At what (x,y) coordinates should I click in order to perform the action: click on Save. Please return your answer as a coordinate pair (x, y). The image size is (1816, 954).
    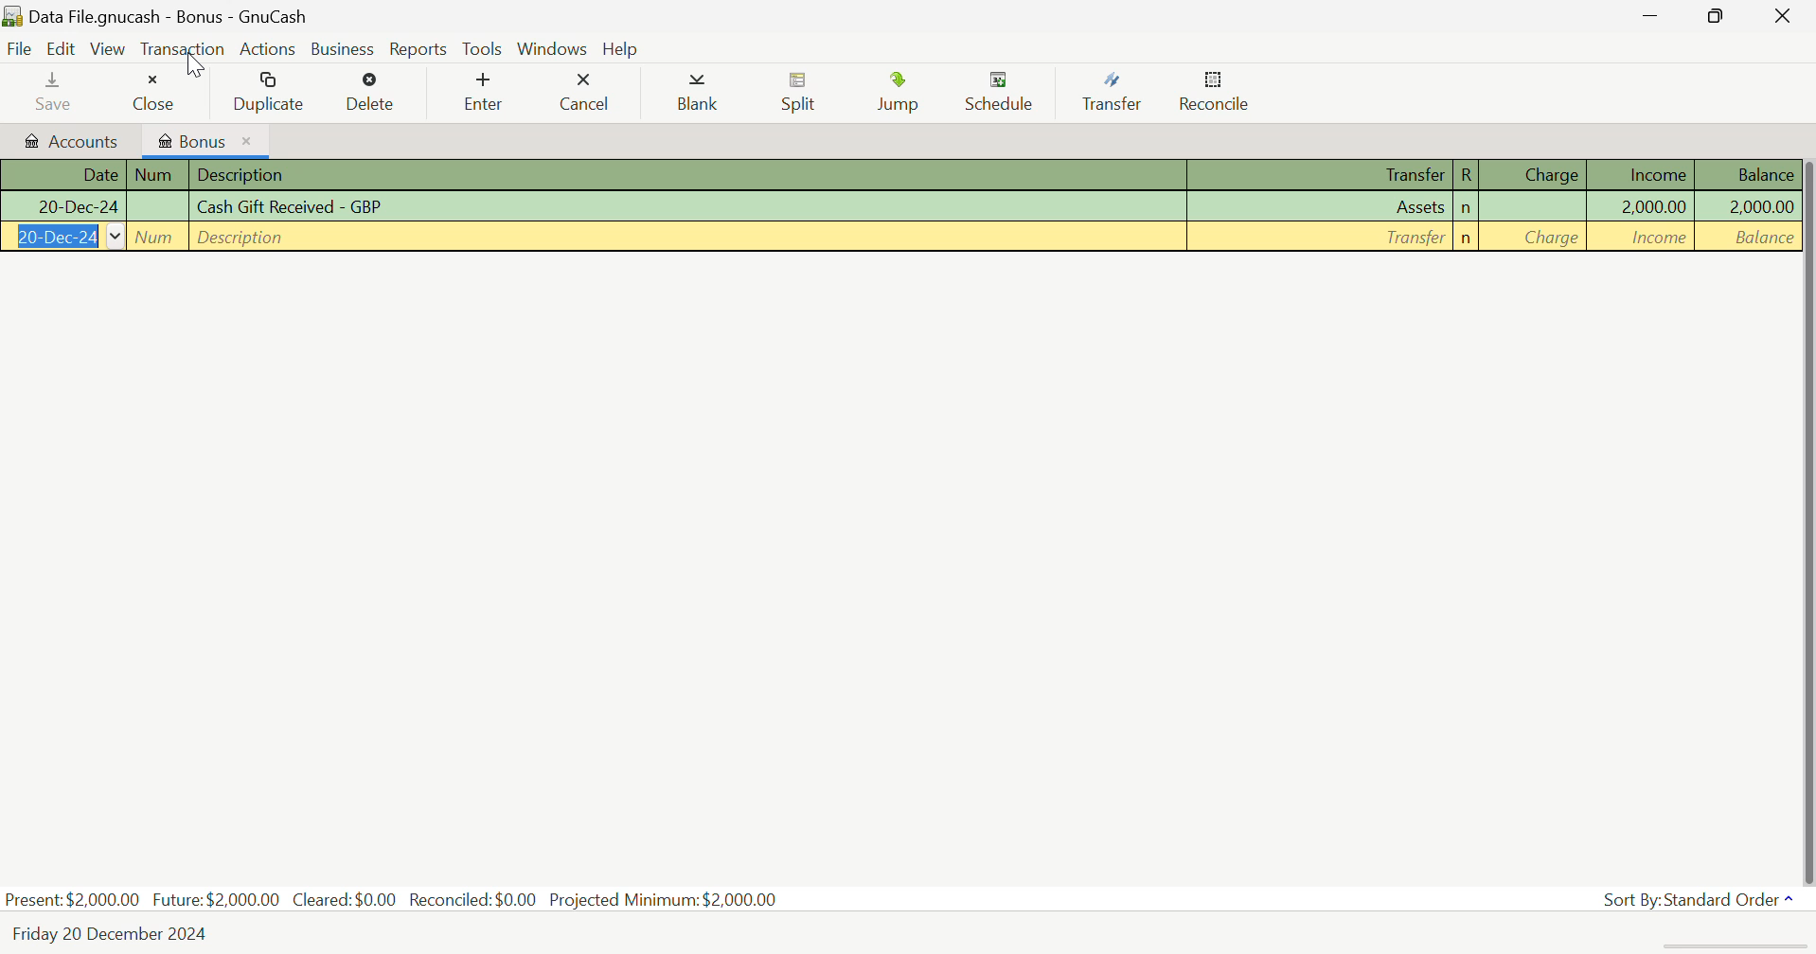
    Looking at the image, I should click on (55, 90).